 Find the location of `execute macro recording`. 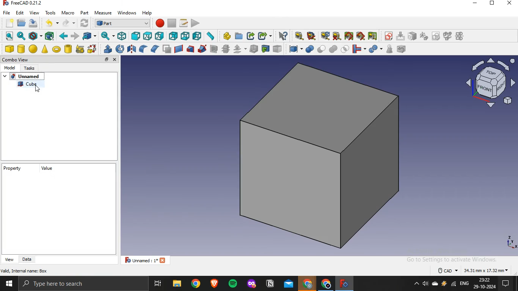

execute macro recording is located at coordinates (196, 23).